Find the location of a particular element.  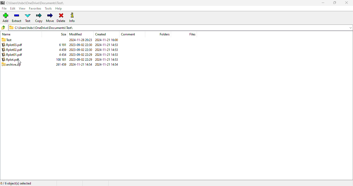

add is located at coordinates (5, 17).